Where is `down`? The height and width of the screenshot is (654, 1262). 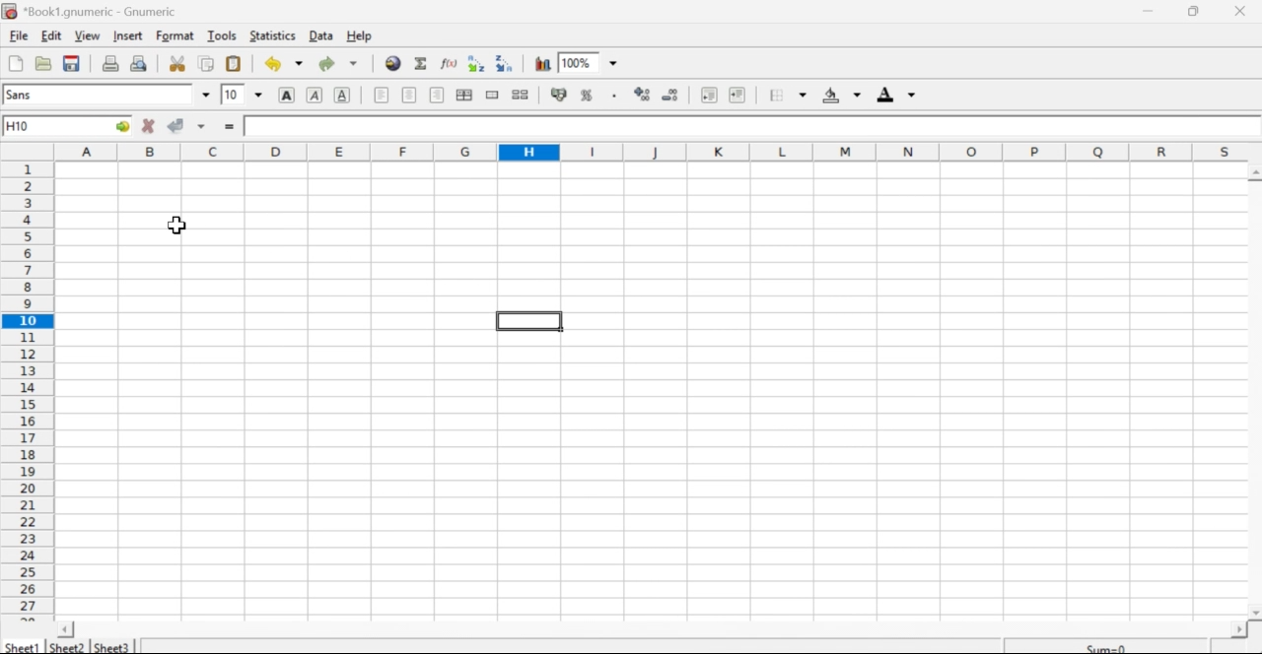 down is located at coordinates (205, 125).